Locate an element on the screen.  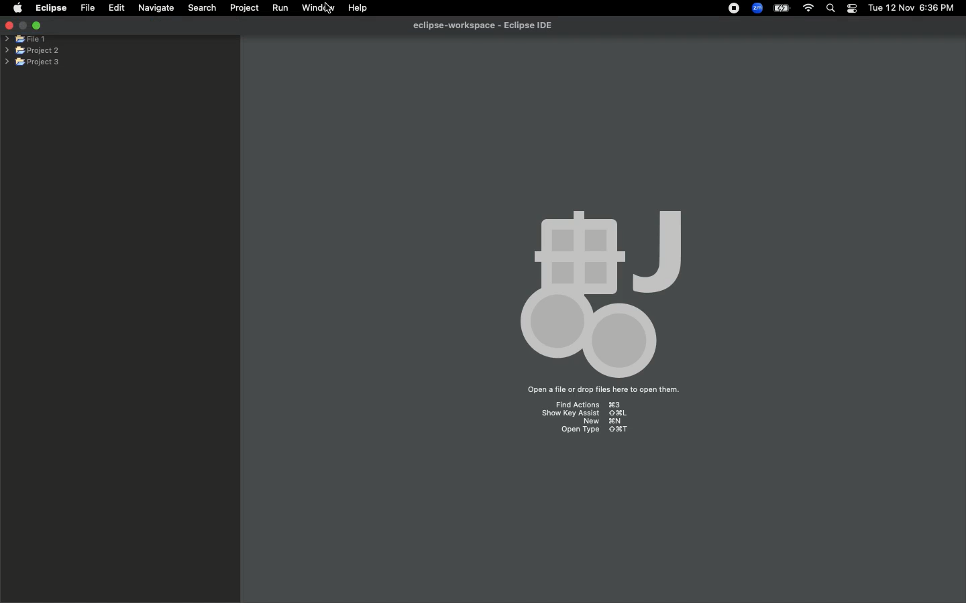
Run is located at coordinates (281, 8).